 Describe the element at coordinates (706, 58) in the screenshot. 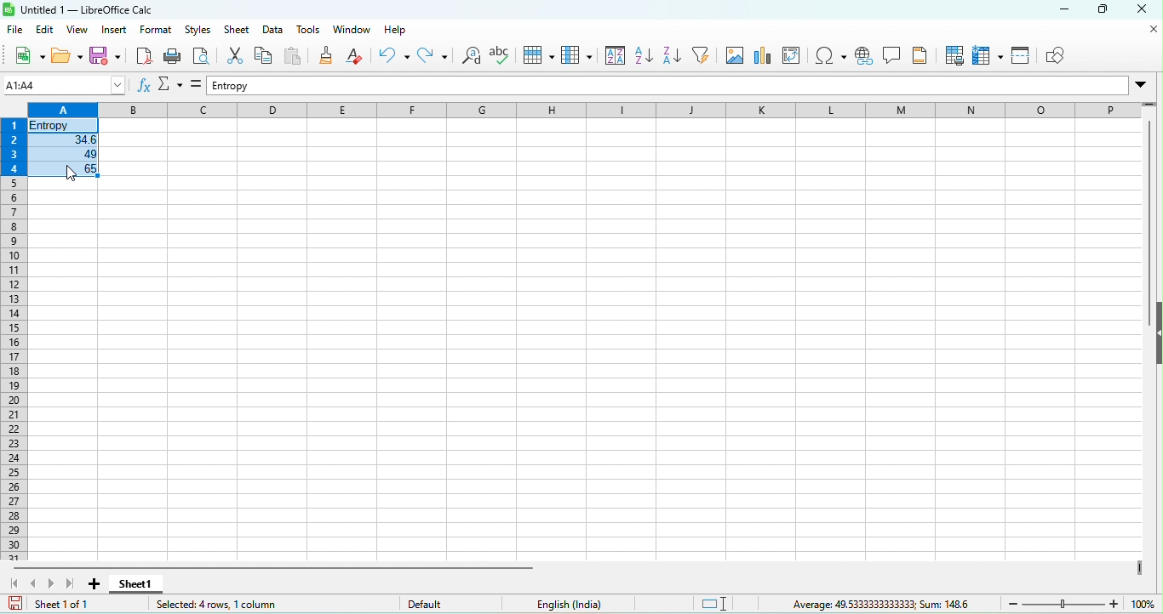

I see `auto filter` at that location.